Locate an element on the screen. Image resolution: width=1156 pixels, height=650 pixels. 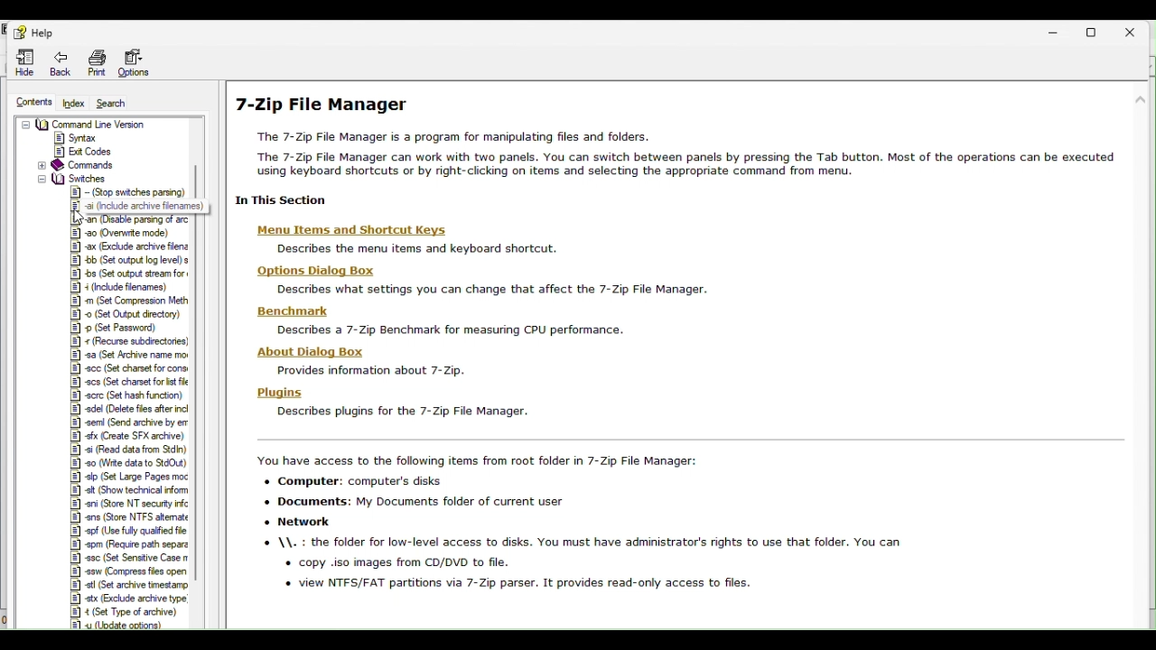
Menu Items and Shortcut Keys is located at coordinates (354, 230).